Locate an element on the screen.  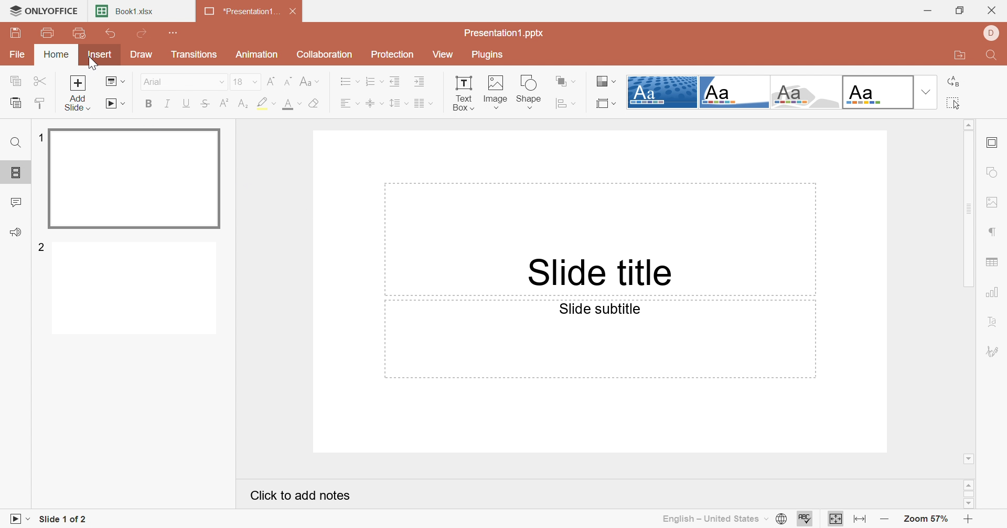
Slide 1 is located at coordinates (136, 180).